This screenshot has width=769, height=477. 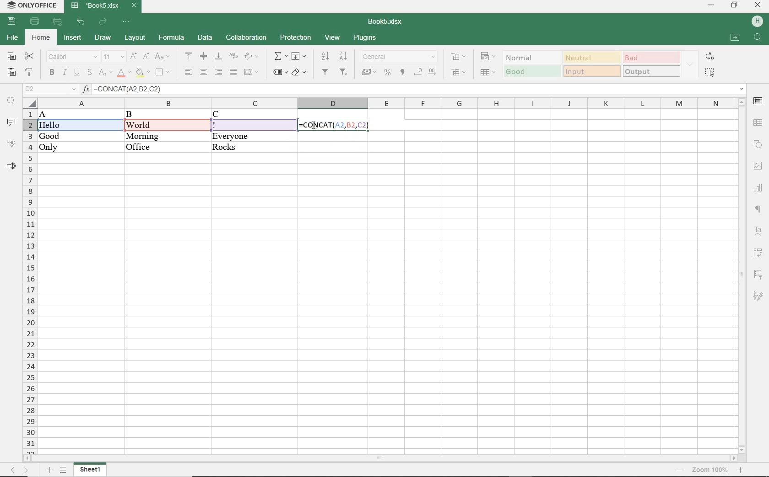 What do you see at coordinates (735, 6) in the screenshot?
I see `RESTORE DOWN` at bounding box center [735, 6].